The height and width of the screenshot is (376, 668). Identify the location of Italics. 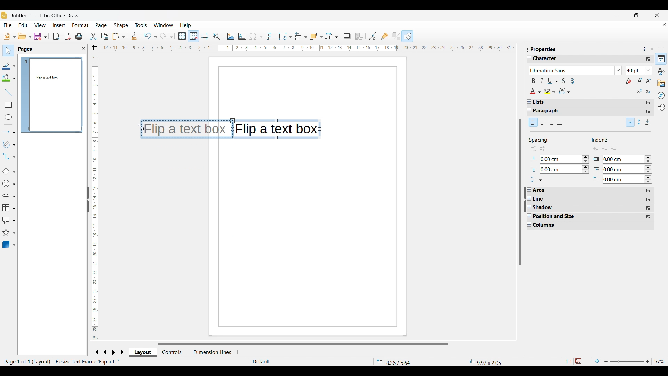
(542, 81).